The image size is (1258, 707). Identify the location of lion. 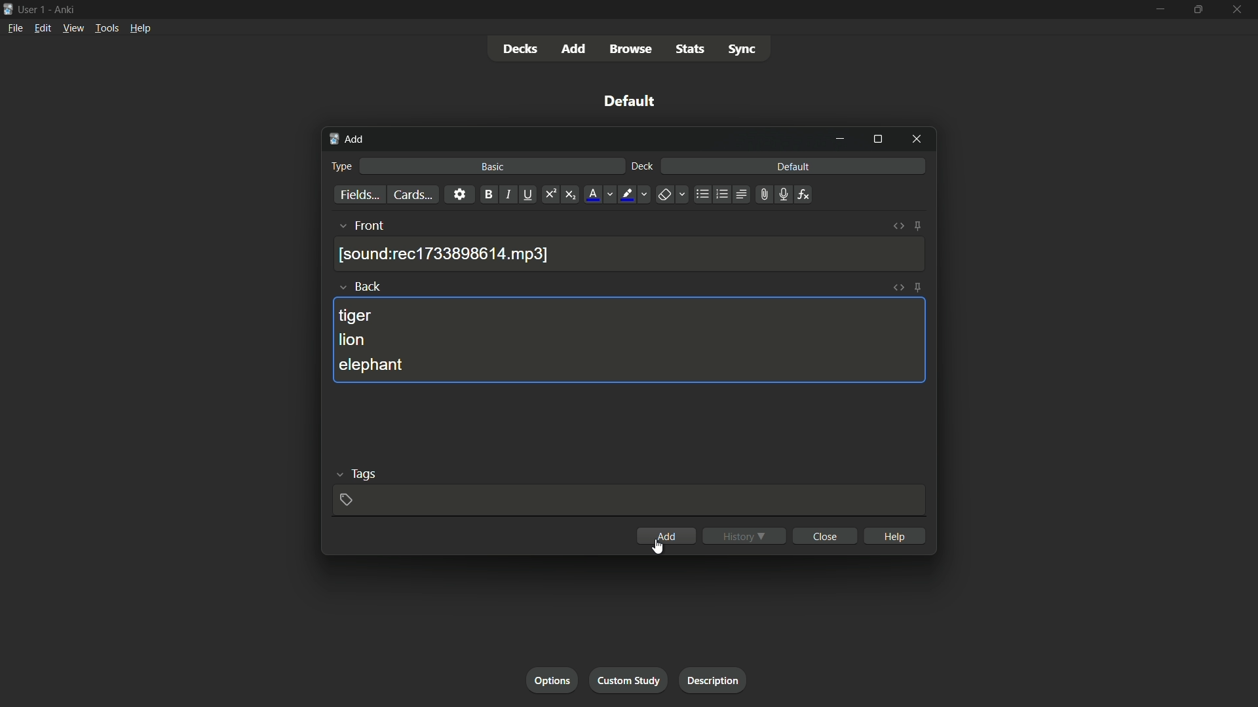
(356, 341).